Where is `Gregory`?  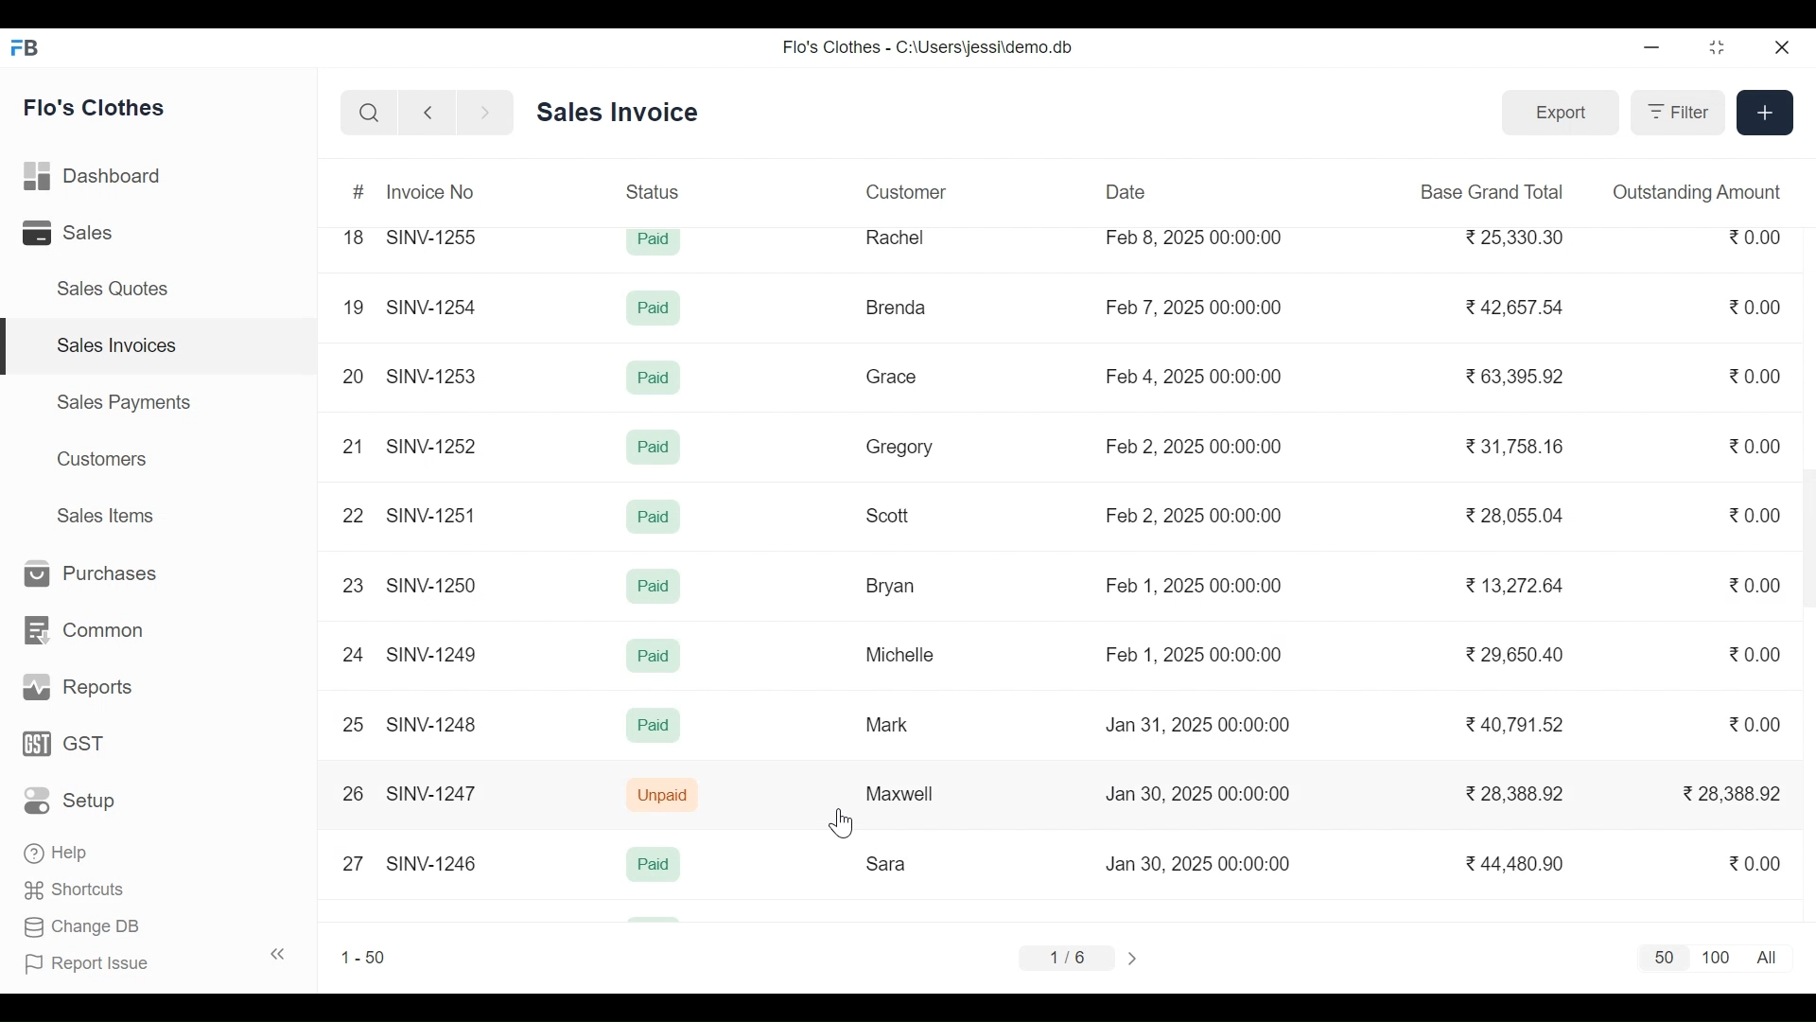
Gregory is located at coordinates (899, 449).